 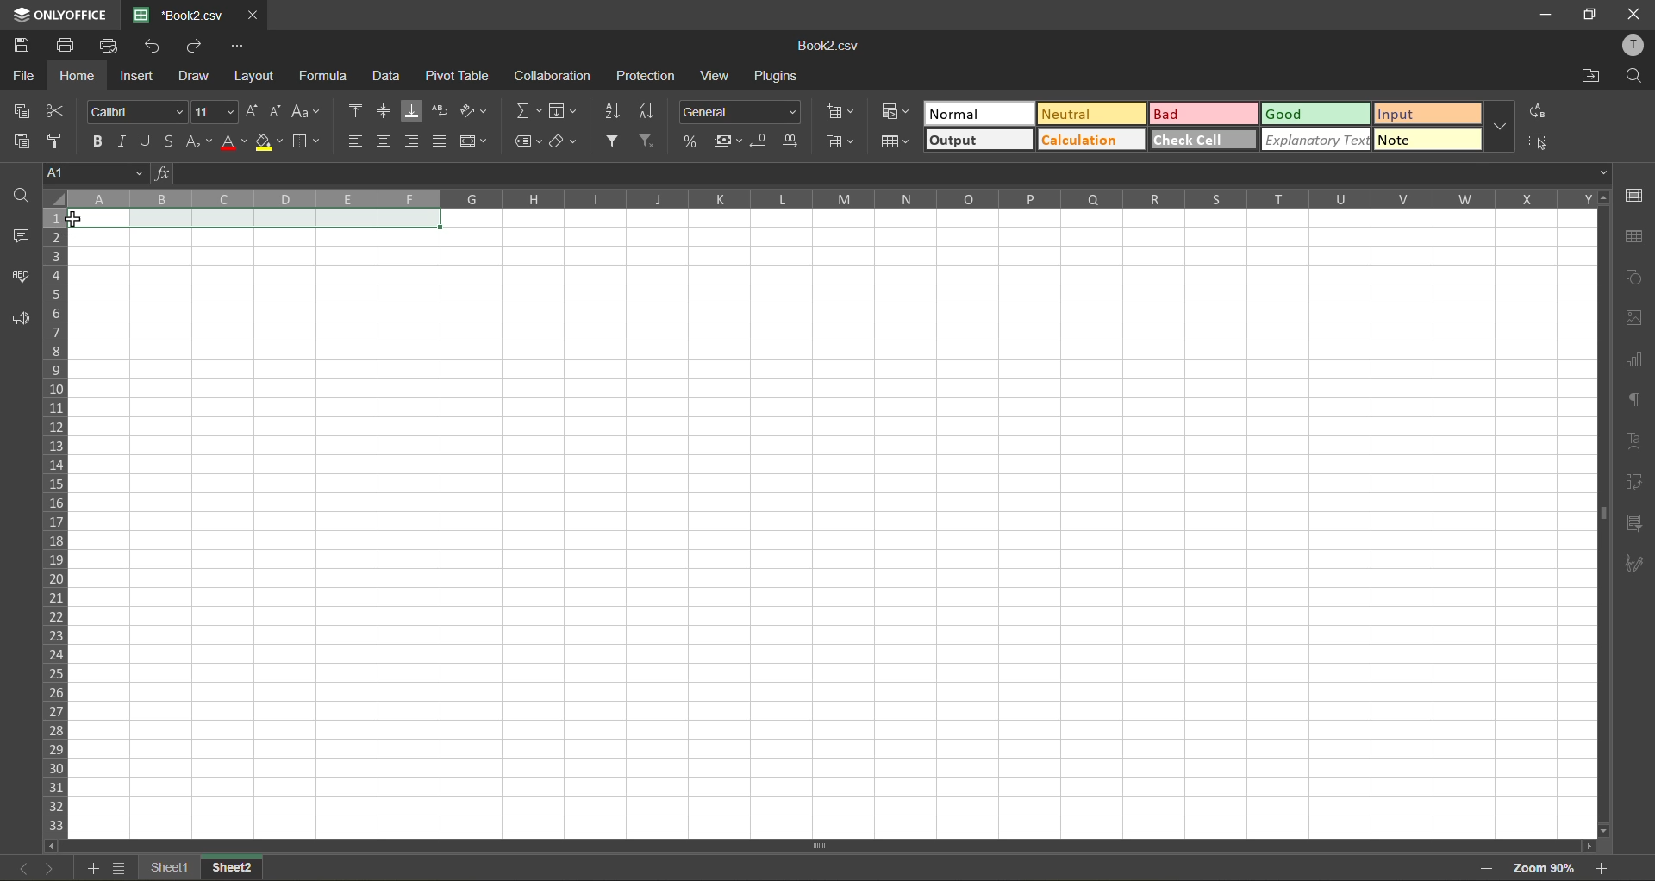 What do you see at coordinates (356, 113) in the screenshot?
I see `align top` at bounding box center [356, 113].